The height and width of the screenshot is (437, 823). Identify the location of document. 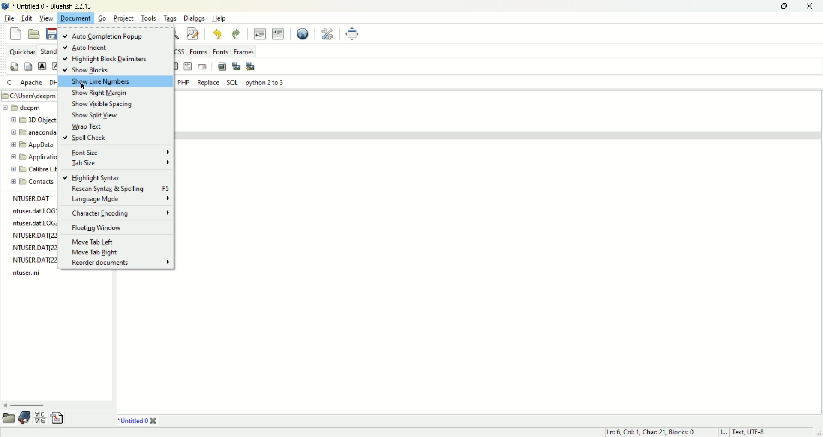
(75, 18).